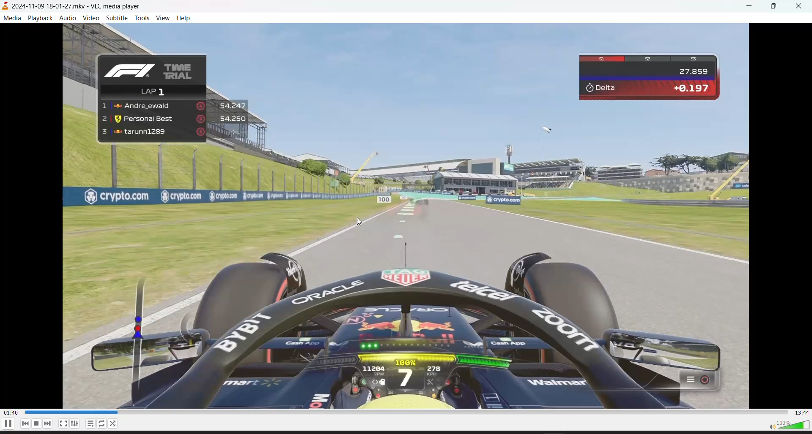  Describe the element at coordinates (774, 5) in the screenshot. I see `maximize` at that location.